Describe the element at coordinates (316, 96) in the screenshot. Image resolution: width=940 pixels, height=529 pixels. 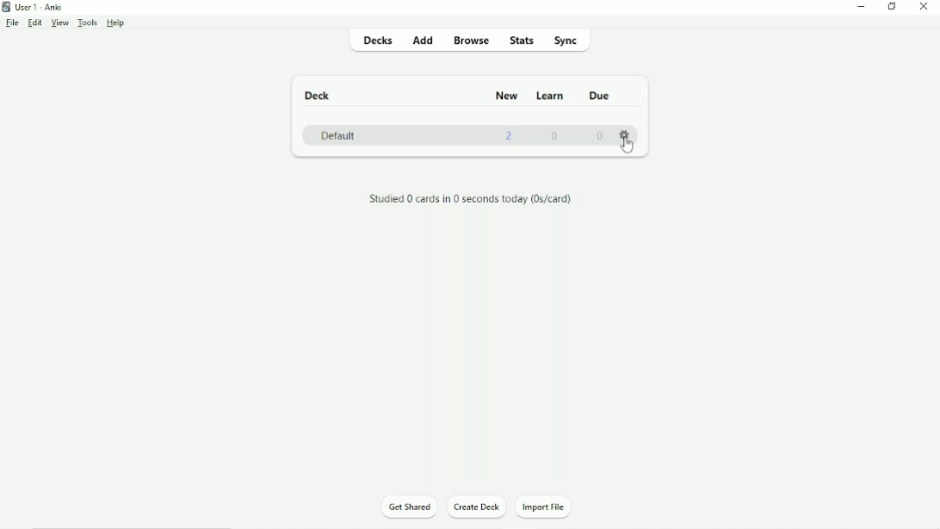
I see `Deck` at that location.